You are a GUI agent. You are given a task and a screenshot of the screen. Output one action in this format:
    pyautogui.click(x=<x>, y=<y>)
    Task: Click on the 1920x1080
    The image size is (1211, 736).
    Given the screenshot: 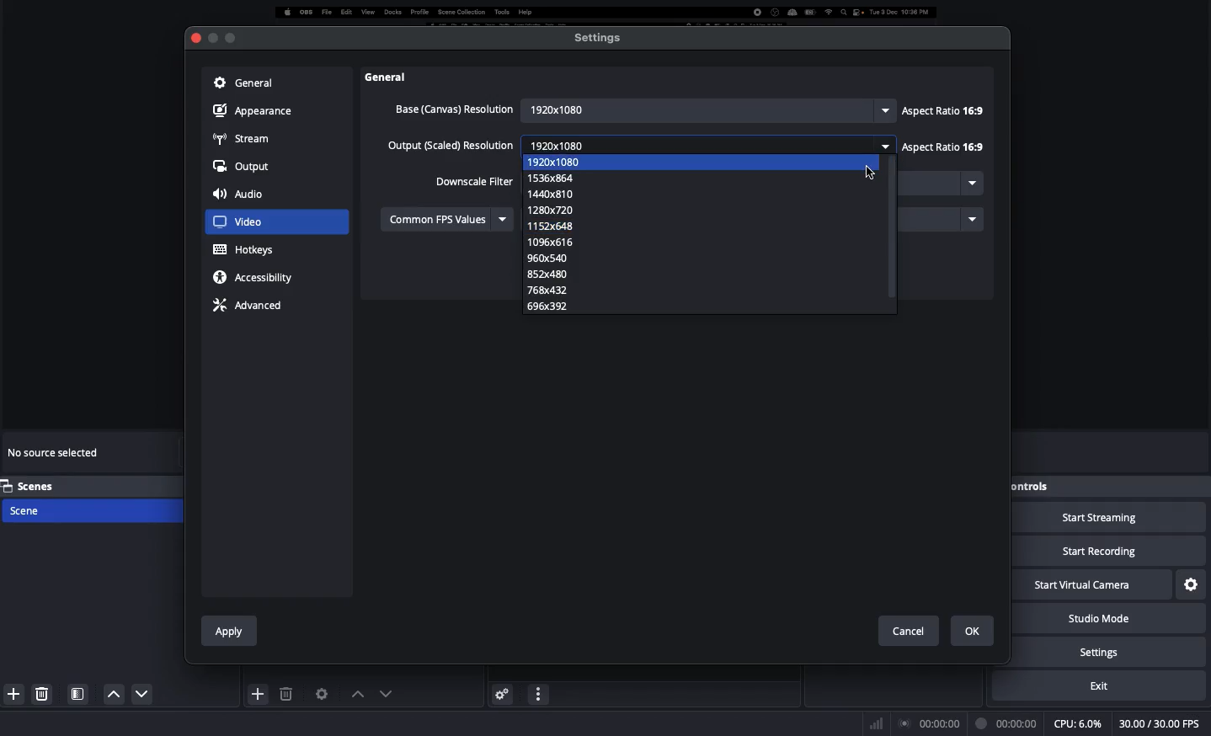 What is the action you would take?
    pyautogui.click(x=707, y=108)
    